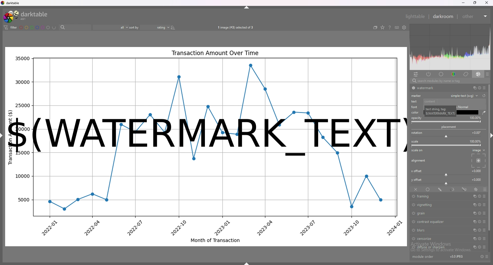 The width and height of the screenshot is (493, 265). Describe the element at coordinates (475, 213) in the screenshot. I see `multiple instances action` at that location.